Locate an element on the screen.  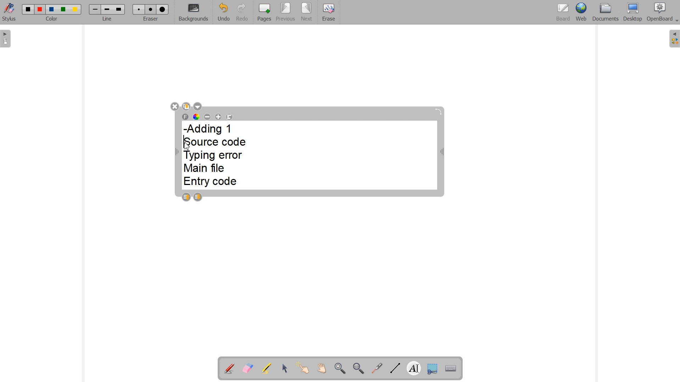
Color is located at coordinates (53, 19).